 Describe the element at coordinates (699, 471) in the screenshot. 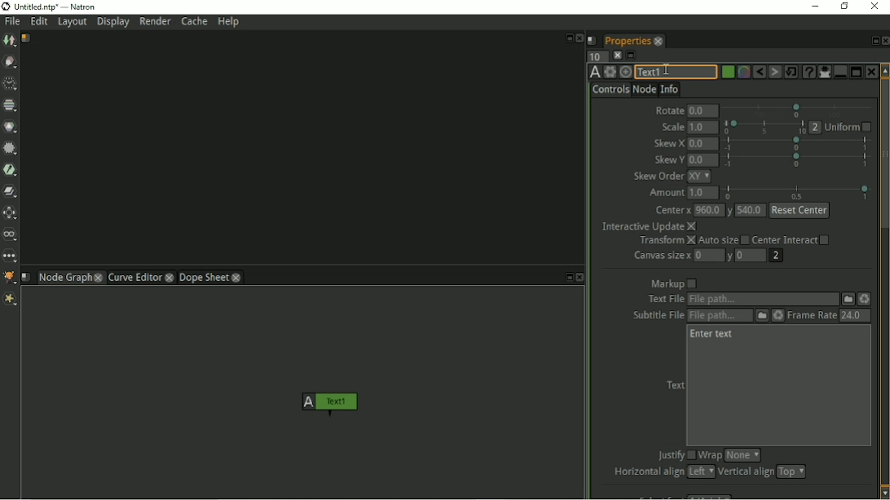

I see `left` at that location.